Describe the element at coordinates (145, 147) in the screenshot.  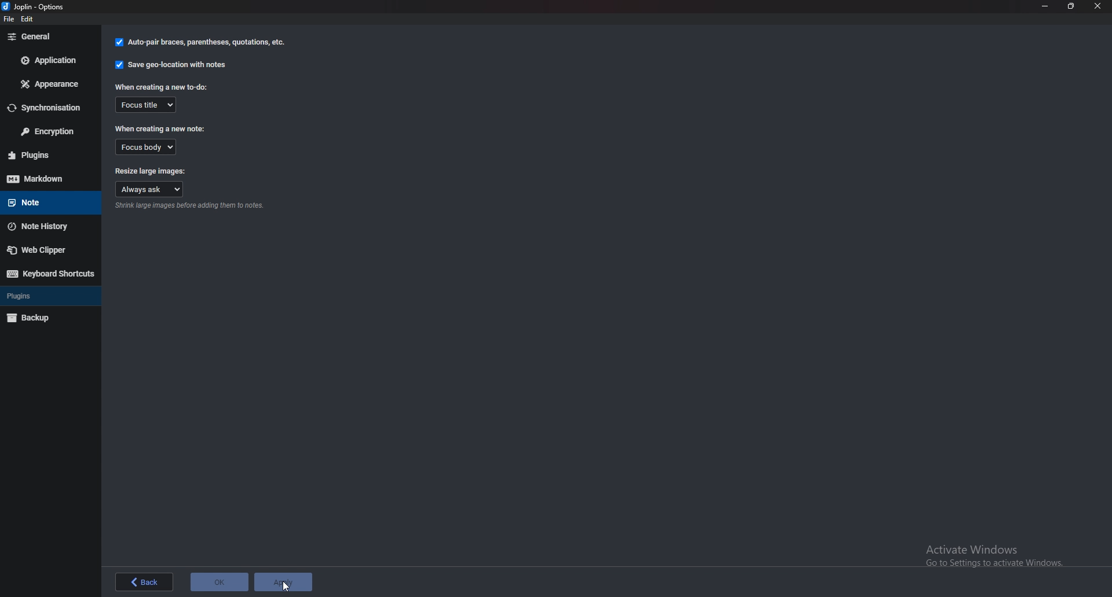
I see `Focus body` at that location.